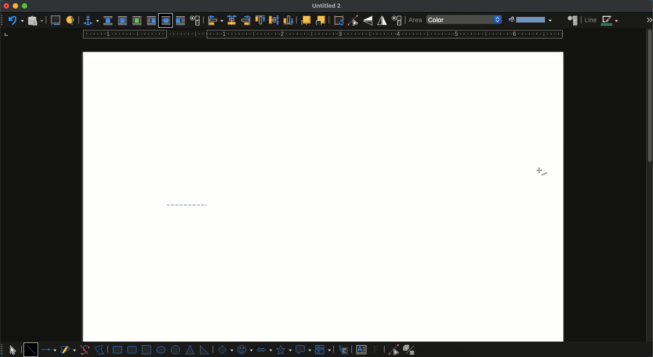  Describe the element at coordinates (649, 19) in the screenshot. I see `expand` at that location.